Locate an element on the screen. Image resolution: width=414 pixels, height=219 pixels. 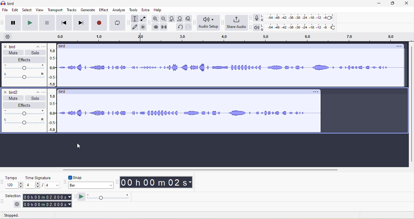
play at speed is located at coordinates (108, 198).